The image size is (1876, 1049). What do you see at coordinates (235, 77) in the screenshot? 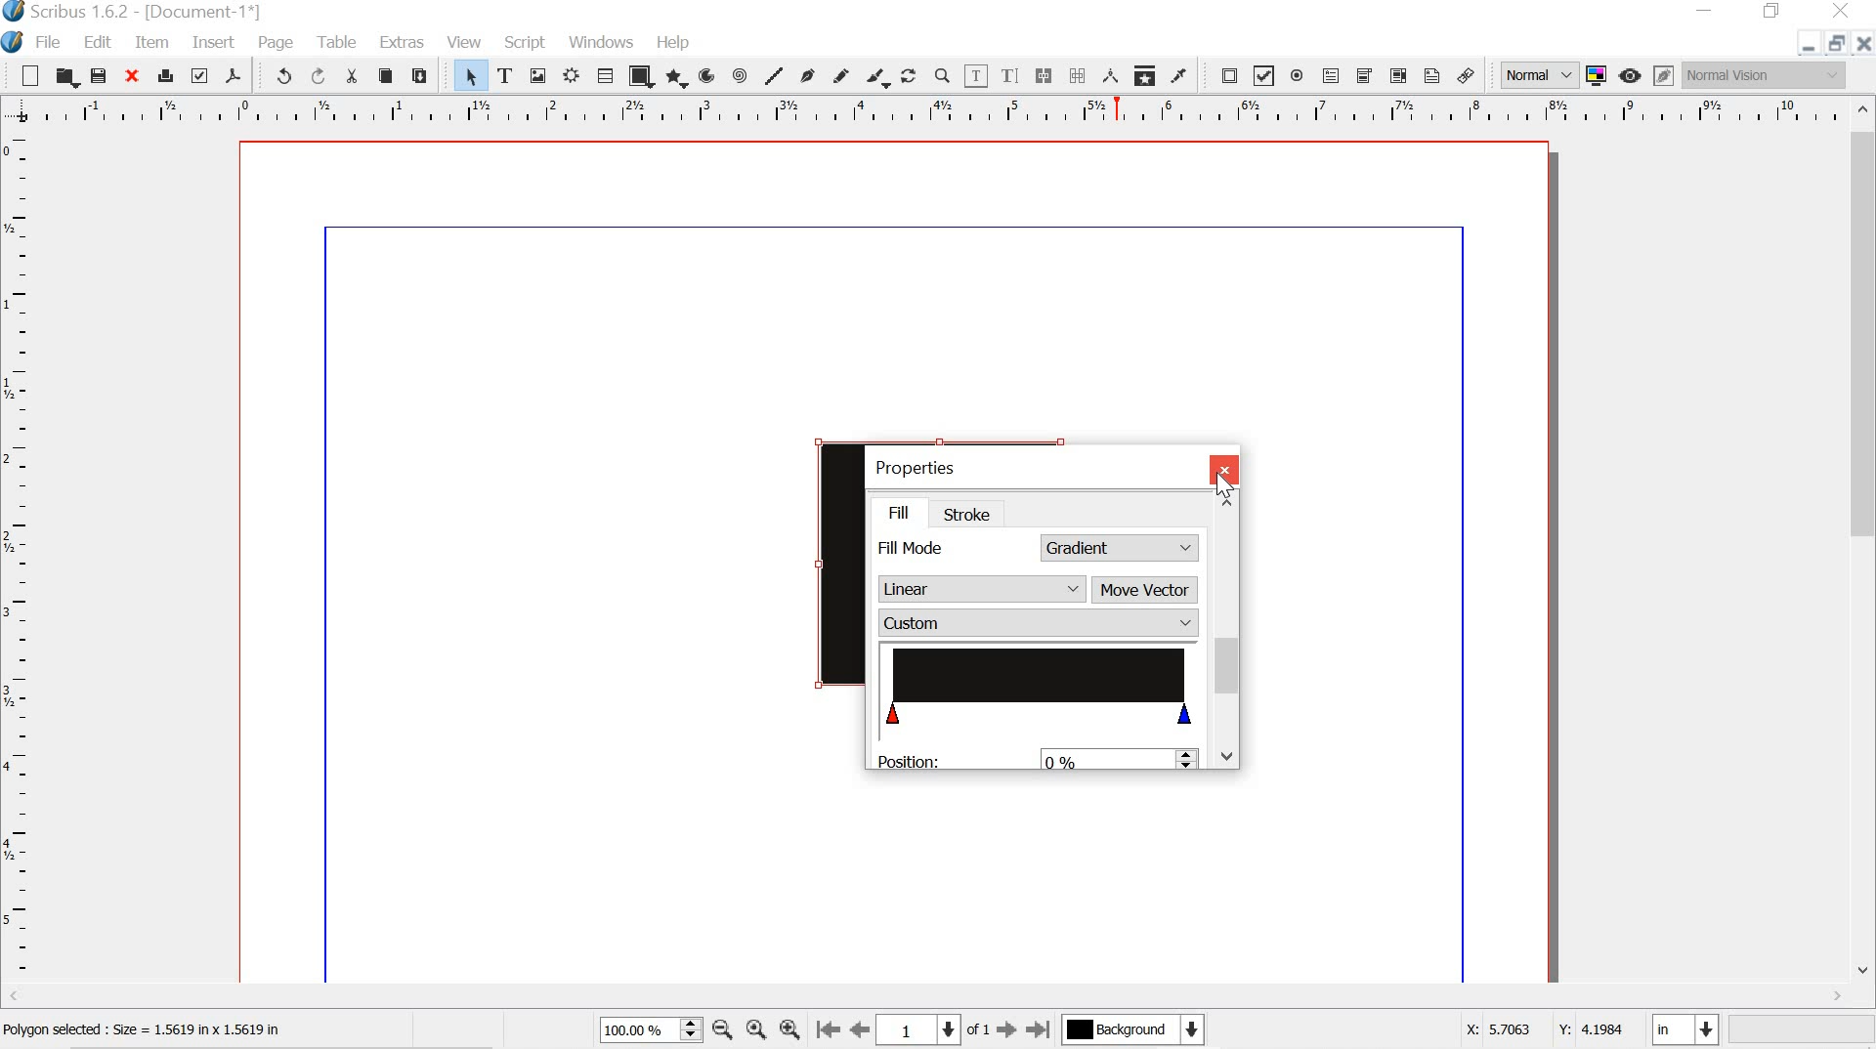
I see `save as pdf` at bounding box center [235, 77].